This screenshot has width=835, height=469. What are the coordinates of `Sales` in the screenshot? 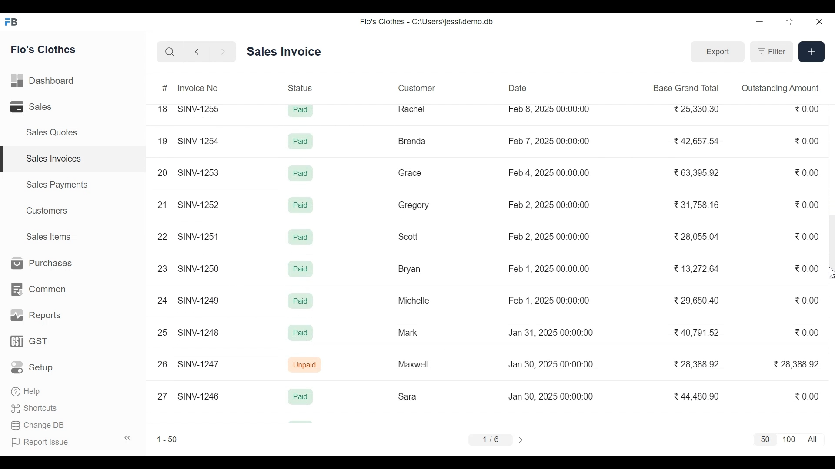 It's located at (33, 107).